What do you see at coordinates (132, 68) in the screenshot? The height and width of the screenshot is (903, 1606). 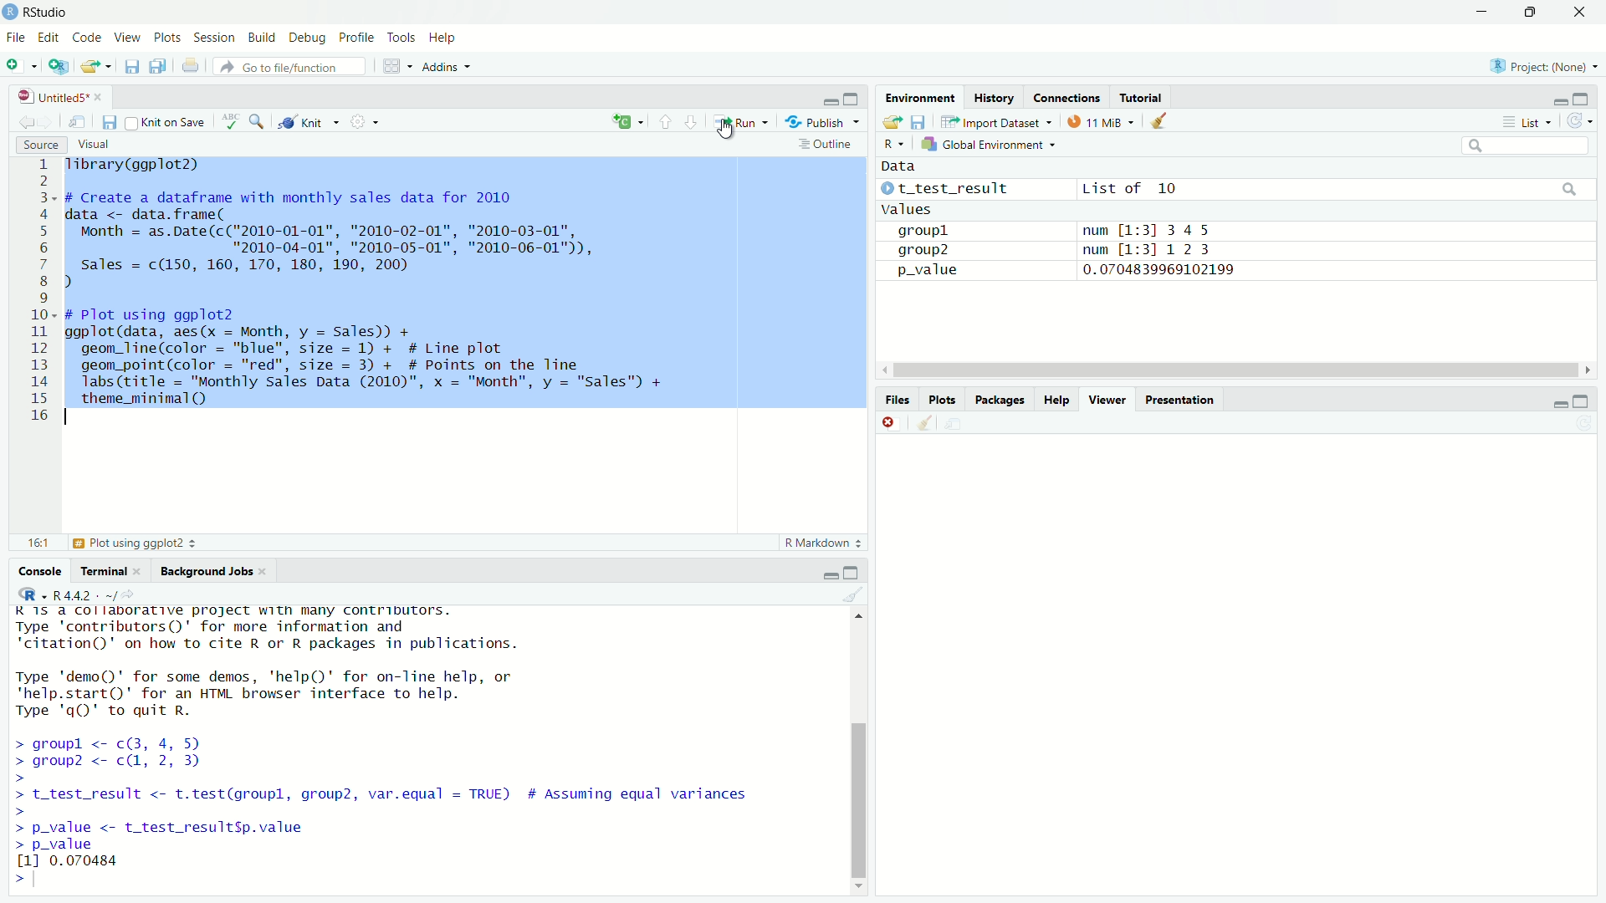 I see `save current file` at bounding box center [132, 68].